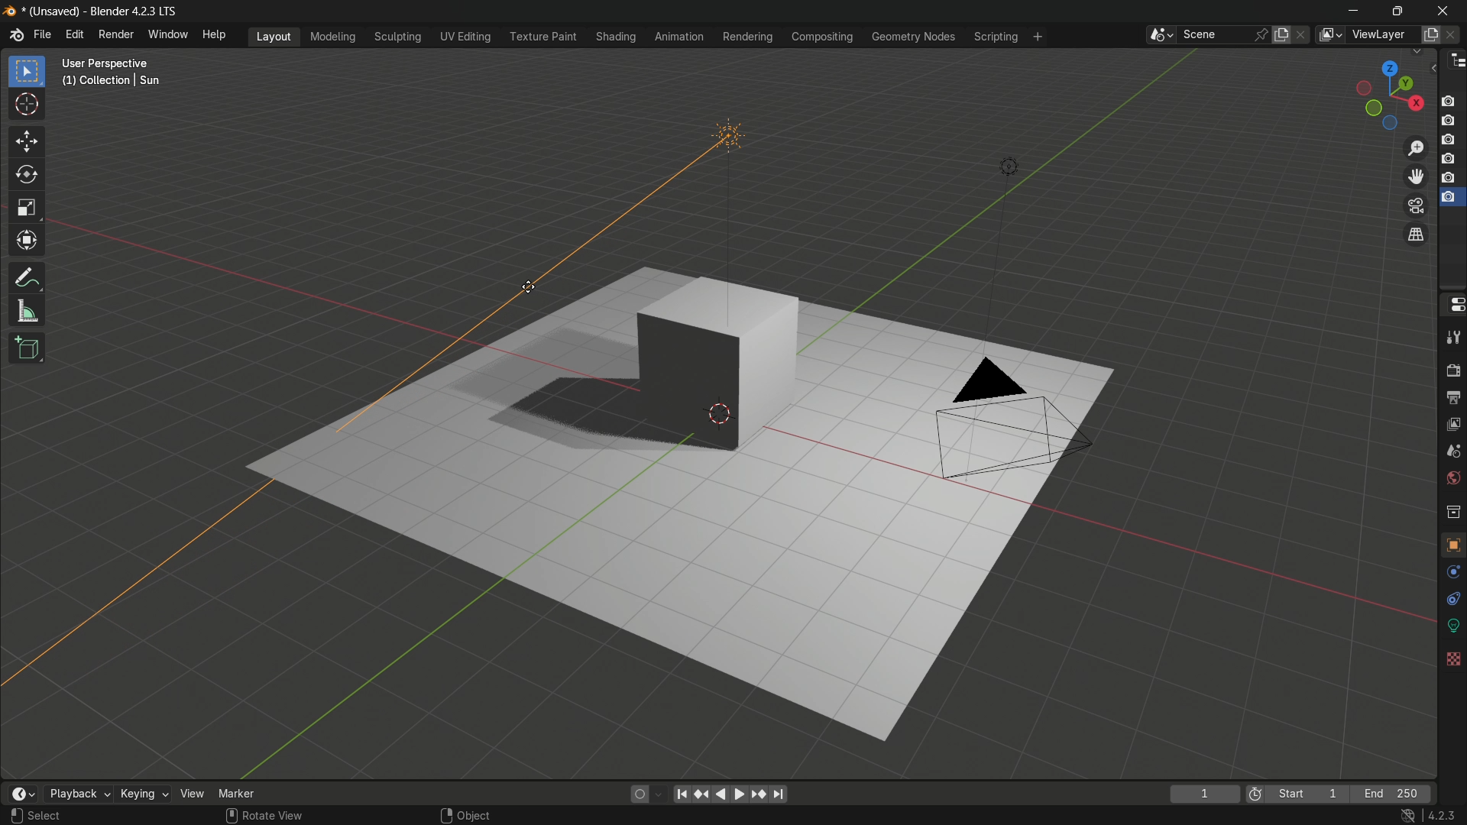  What do you see at coordinates (1449, 139) in the screenshot?
I see `layer 3` at bounding box center [1449, 139].